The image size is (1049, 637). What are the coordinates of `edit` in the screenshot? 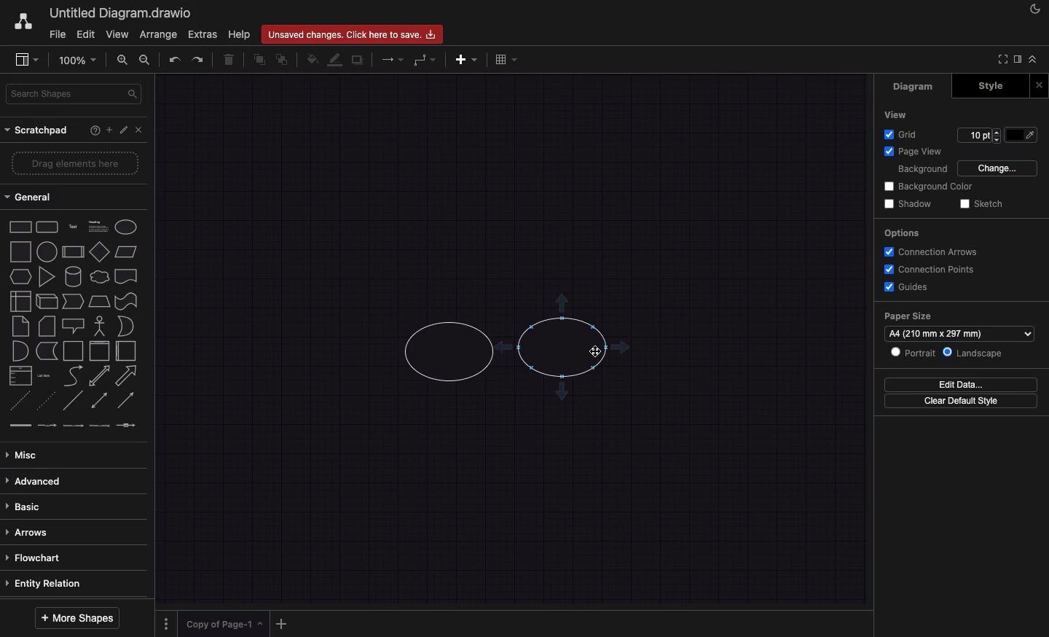 It's located at (123, 130).